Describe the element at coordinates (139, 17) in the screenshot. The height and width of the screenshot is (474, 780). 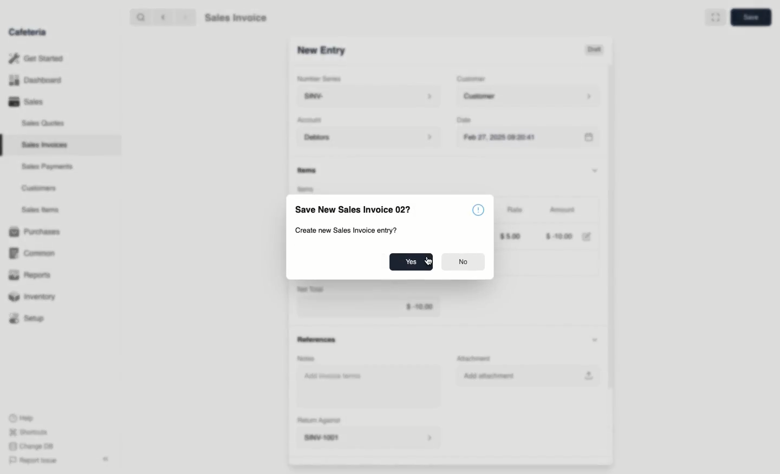
I see `search` at that location.